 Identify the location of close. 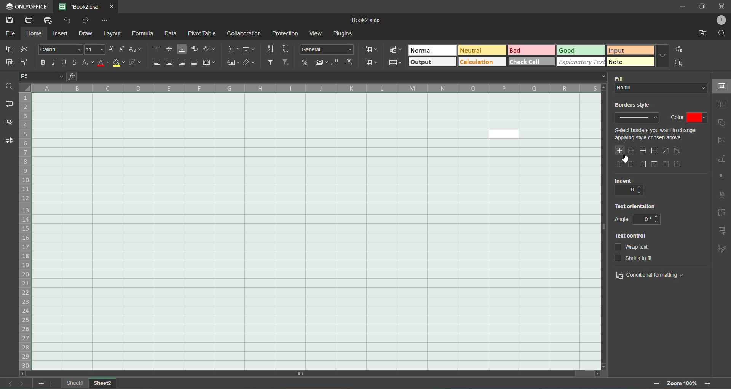
(723, 6).